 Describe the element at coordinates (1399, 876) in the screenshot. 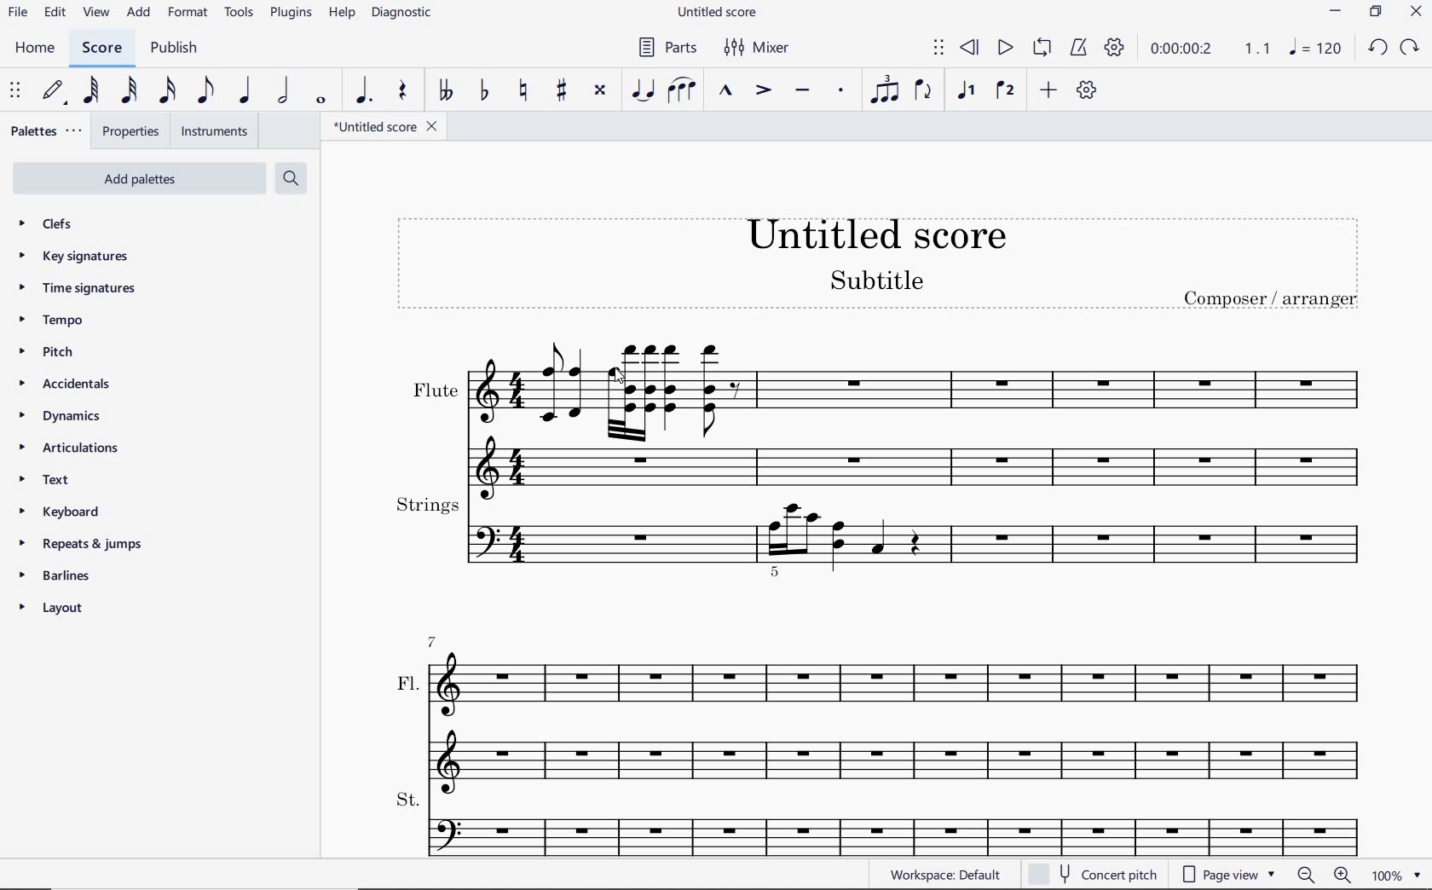

I see `zoom factor` at that location.